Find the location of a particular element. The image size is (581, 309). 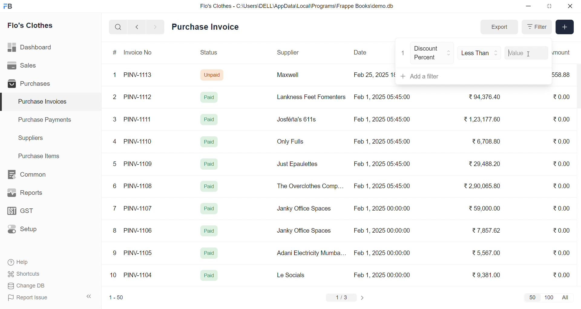

Supplier is located at coordinates (289, 53).